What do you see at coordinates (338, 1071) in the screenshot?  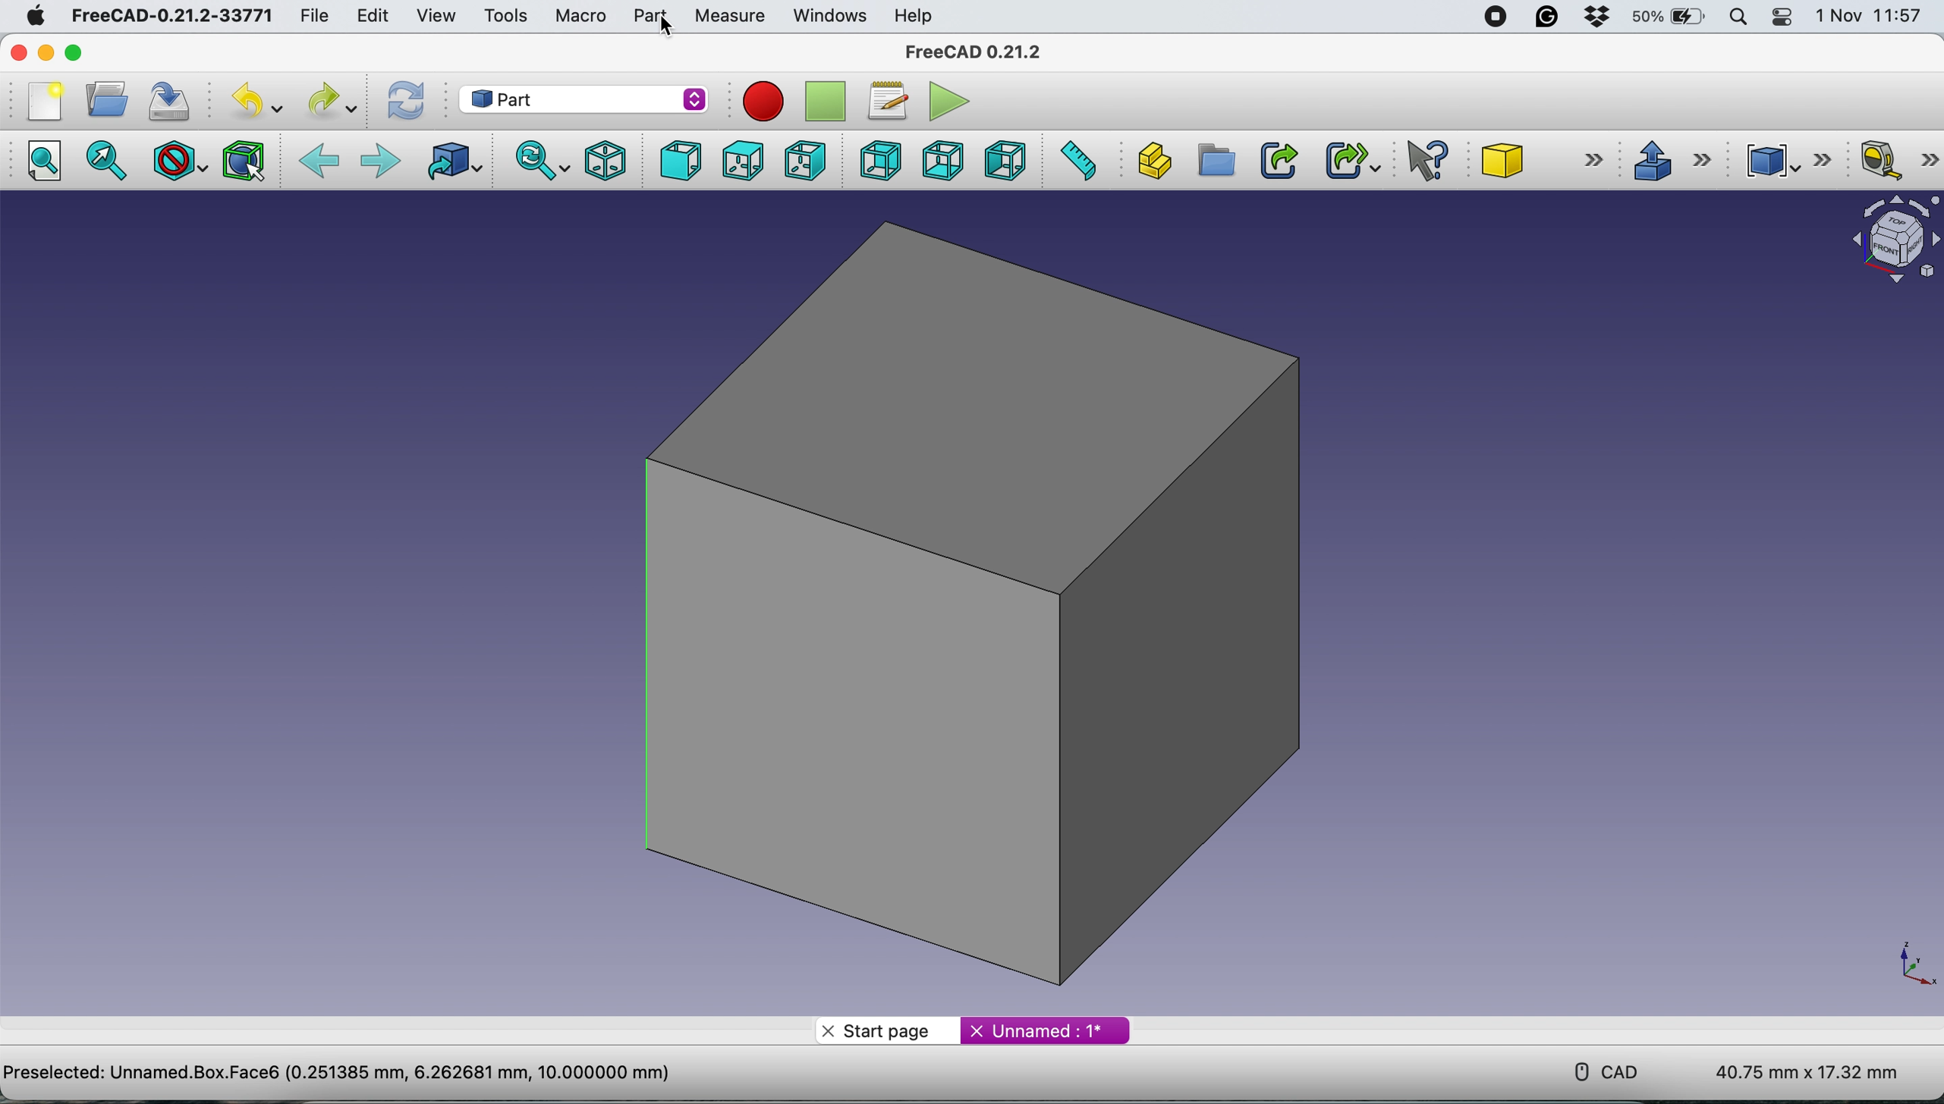 I see `project name and details - preselected: Unnamed.Box.Face6 (0.251385 mm, 6.262681 mm, 10.000000 mm)` at bounding box center [338, 1071].